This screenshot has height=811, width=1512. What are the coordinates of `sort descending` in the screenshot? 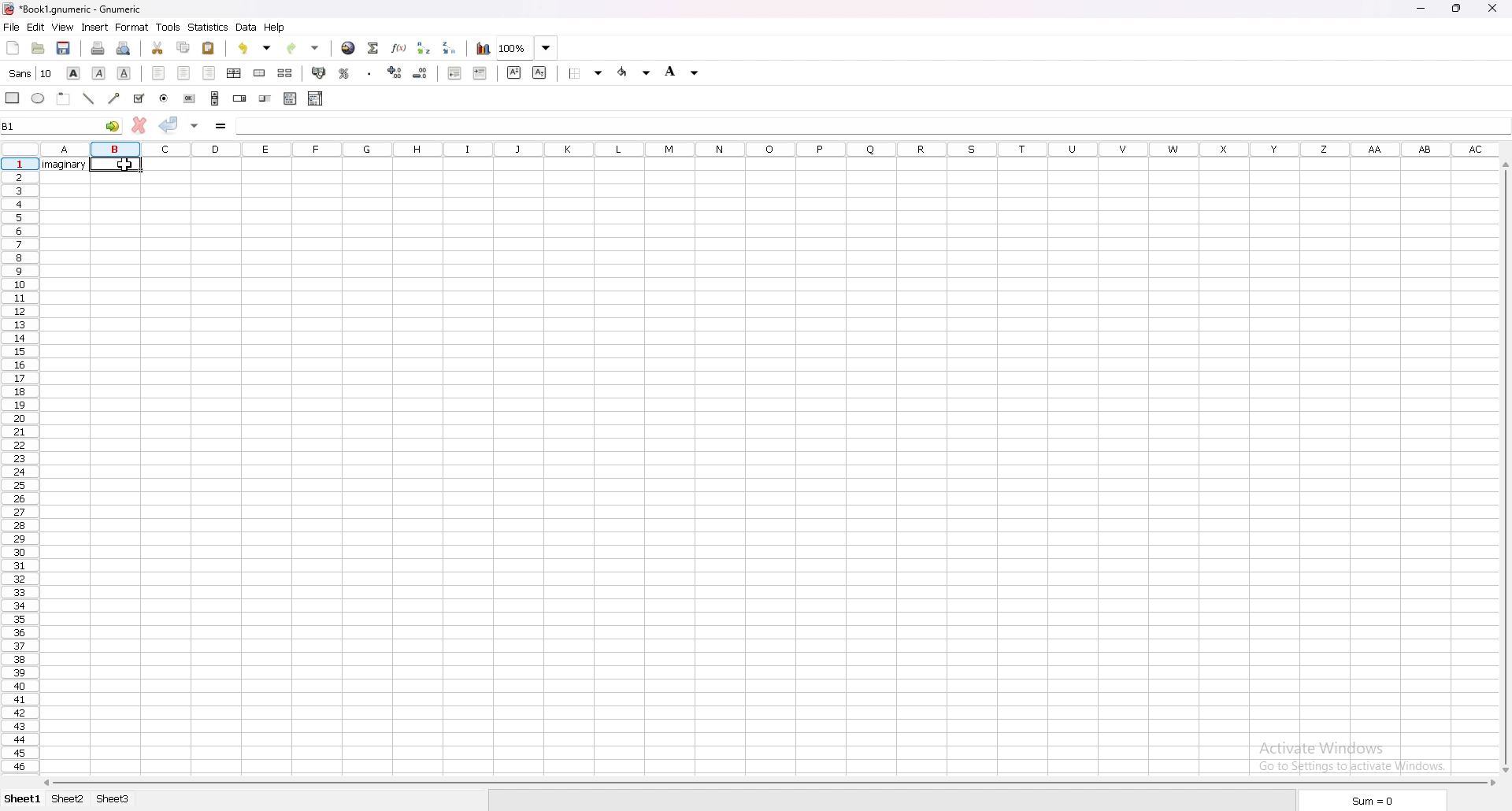 It's located at (450, 48).